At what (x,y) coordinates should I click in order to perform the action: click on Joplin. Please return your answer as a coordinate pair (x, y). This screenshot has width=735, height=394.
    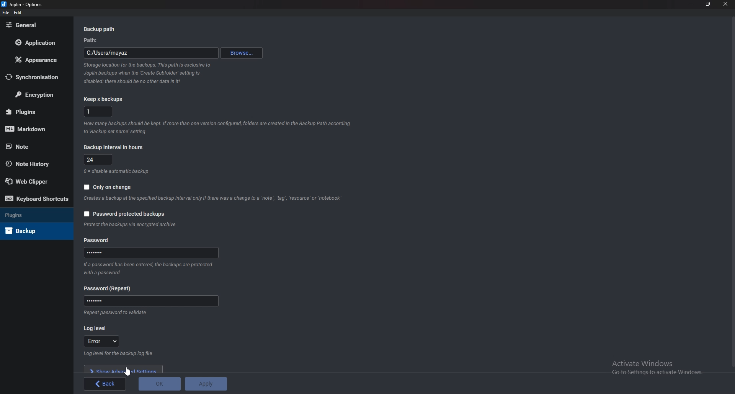
    Looking at the image, I should click on (23, 4).